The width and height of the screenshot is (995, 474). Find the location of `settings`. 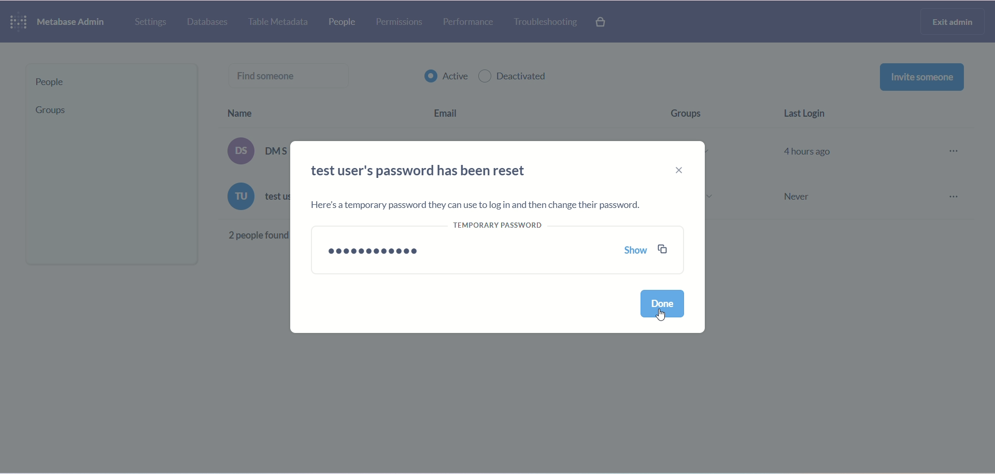

settings is located at coordinates (150, 22).